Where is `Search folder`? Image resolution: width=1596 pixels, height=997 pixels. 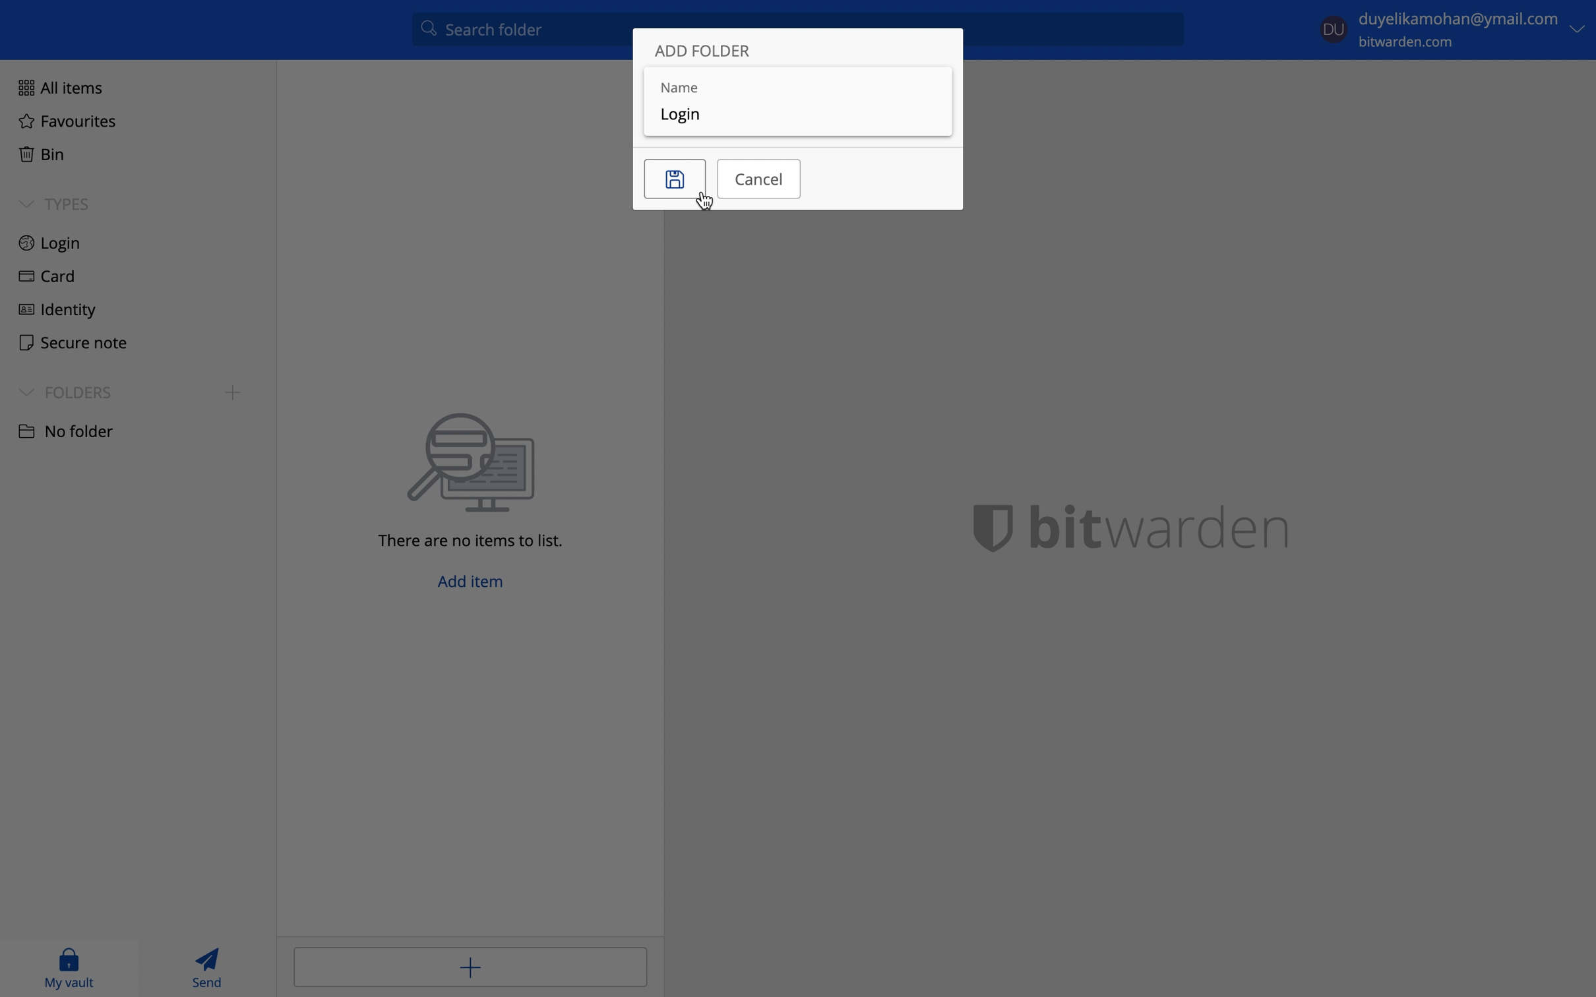
Search folder is located at coordinates (517, 33).